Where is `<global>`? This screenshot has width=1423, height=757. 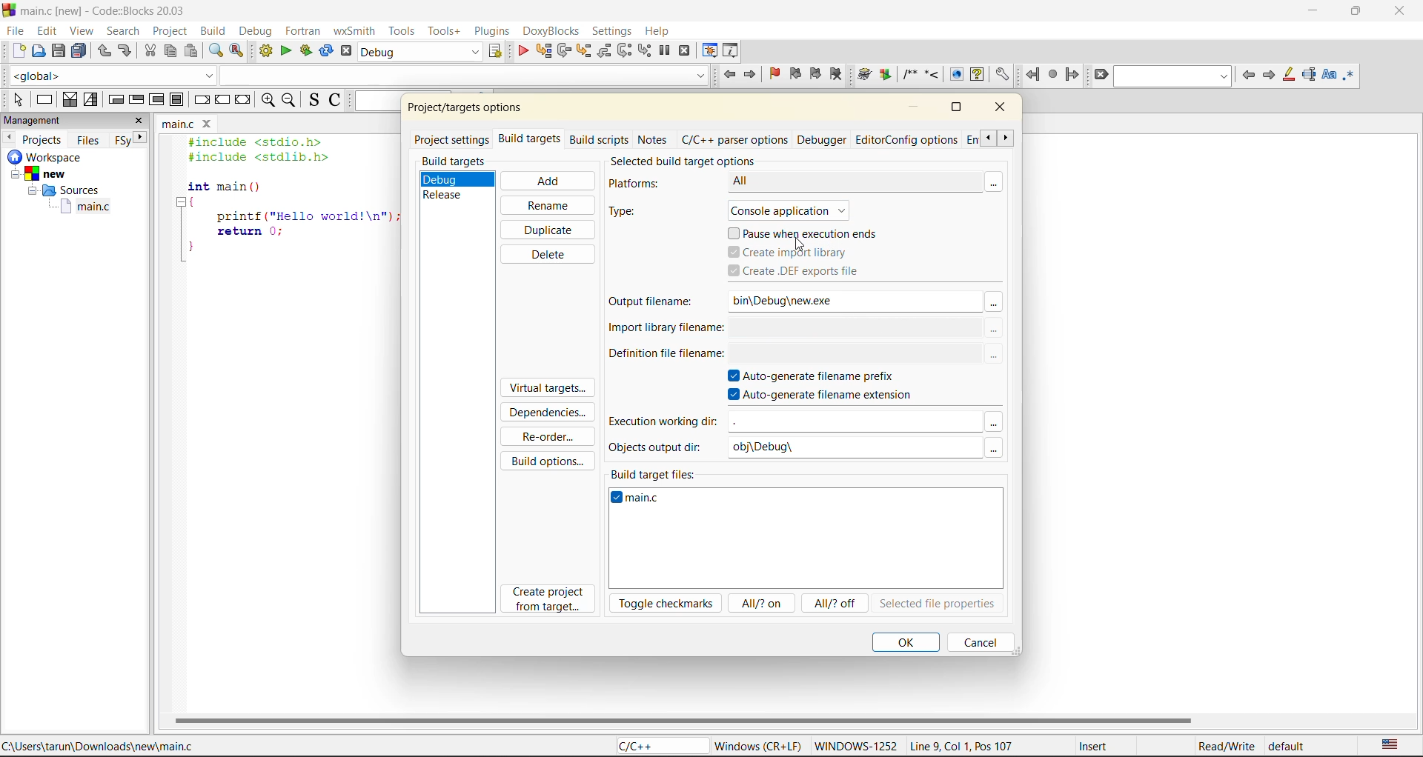
<global> is located at coordinates (113, 74).